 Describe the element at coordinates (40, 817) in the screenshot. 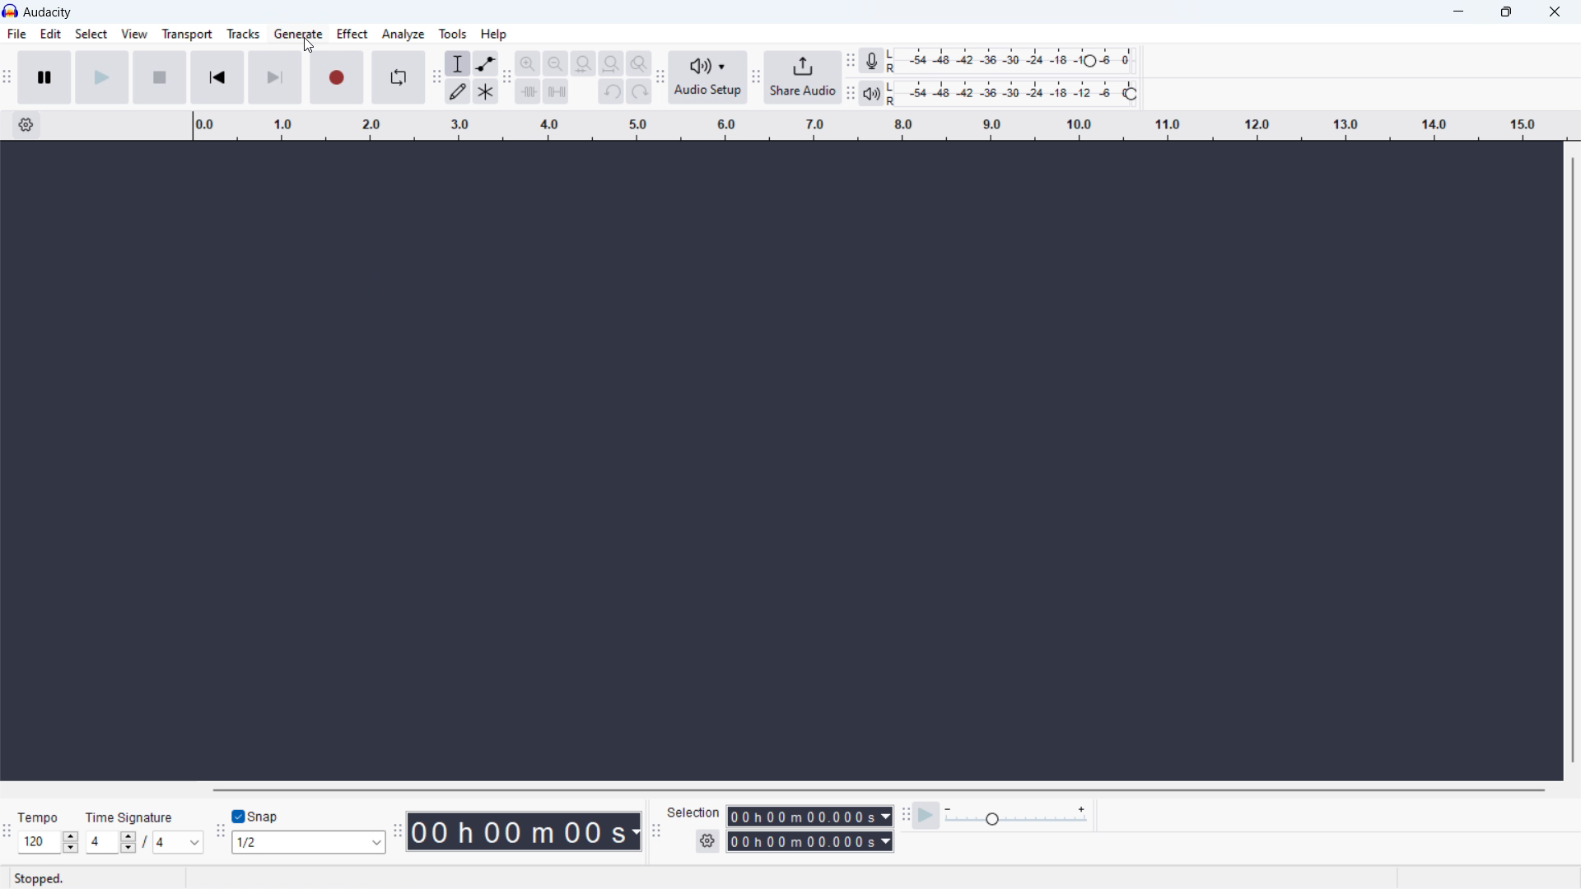

I see `Time` at that location.